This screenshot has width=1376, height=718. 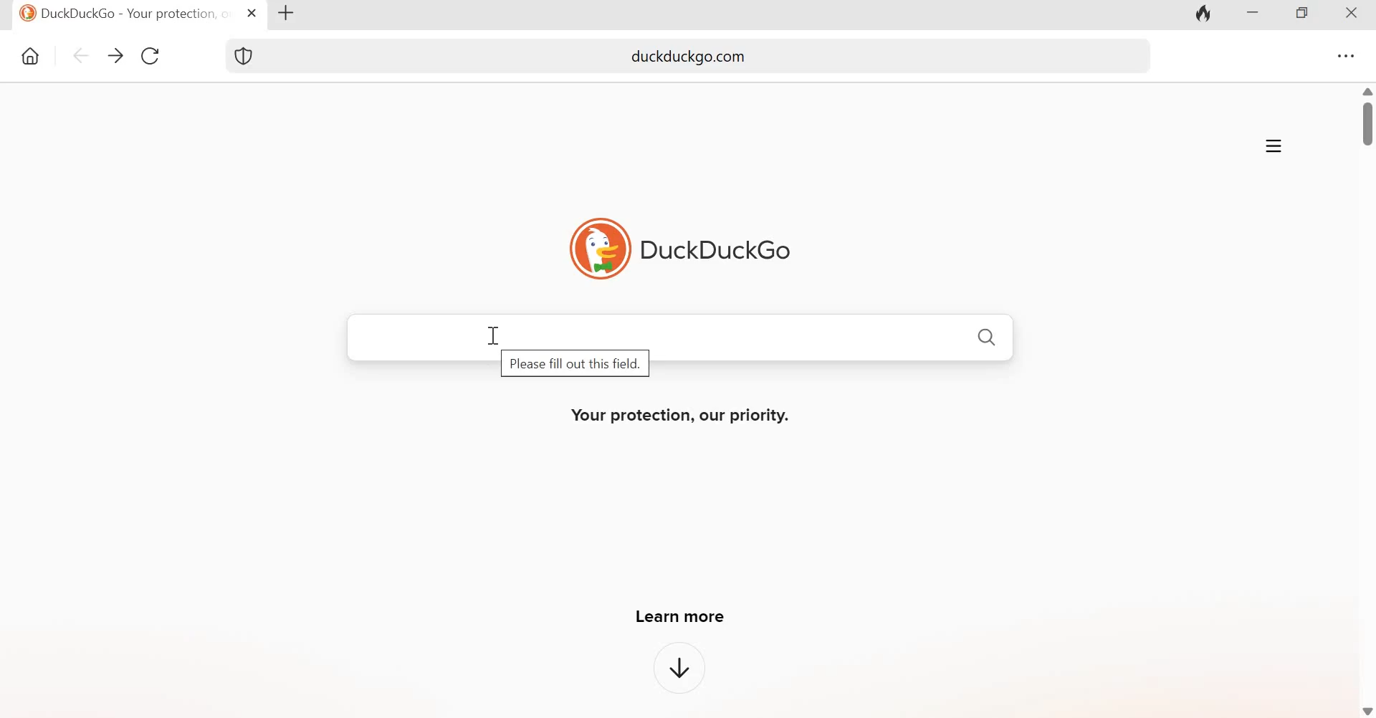 What do you see at coordinates (292, 13) in the screenshot?
I see `New tab` at bounding box center [292, 13].